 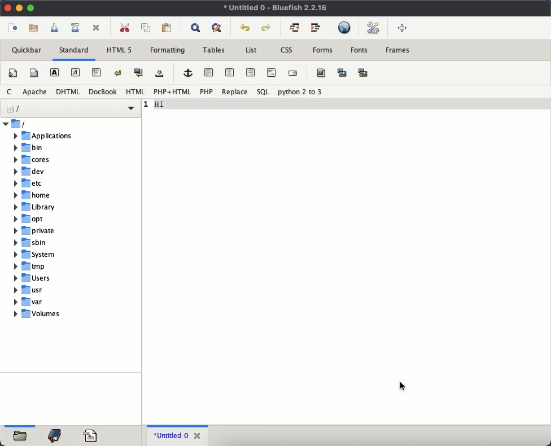 What do you see at coordinates (55, 436) in the screenshot?
I see `bookmark` at bounding box center [55, 436].